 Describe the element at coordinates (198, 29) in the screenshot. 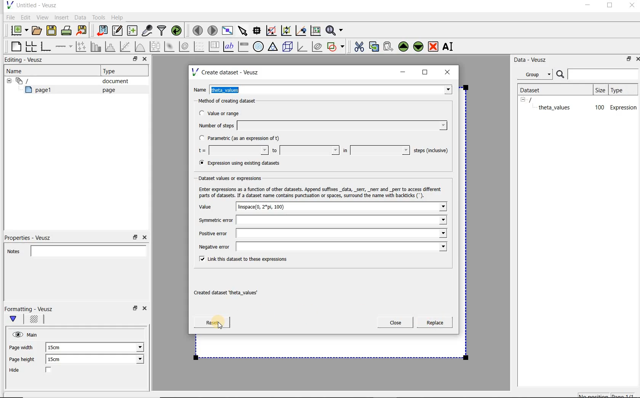

I see `move to the previous page` at that location.